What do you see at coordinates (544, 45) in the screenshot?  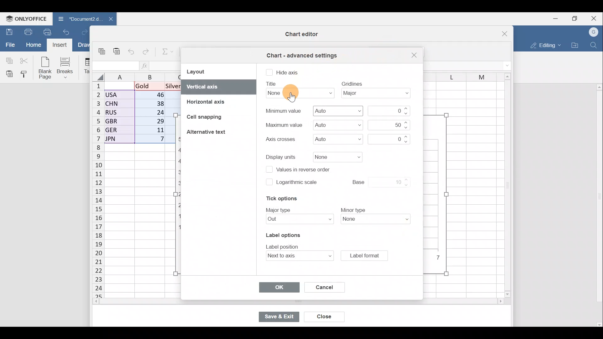 I see `Editing mode` at bounding box center [544, 45].